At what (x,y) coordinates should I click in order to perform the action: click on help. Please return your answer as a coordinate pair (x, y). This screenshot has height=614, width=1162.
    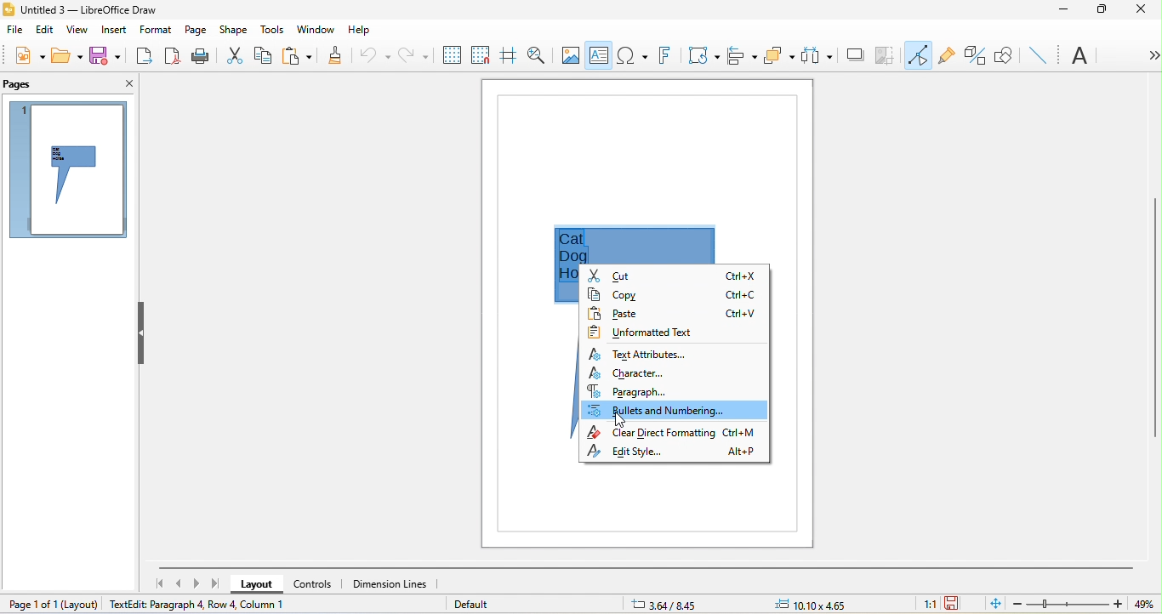
    Looking at the image, I should click on (359, 28).